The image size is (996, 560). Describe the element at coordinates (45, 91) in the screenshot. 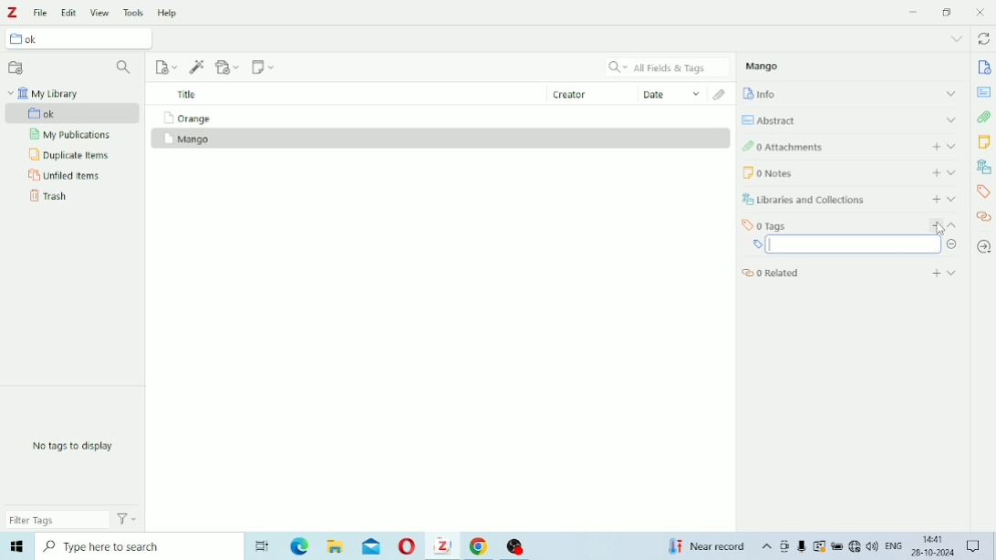

I see `My Library` at that location.